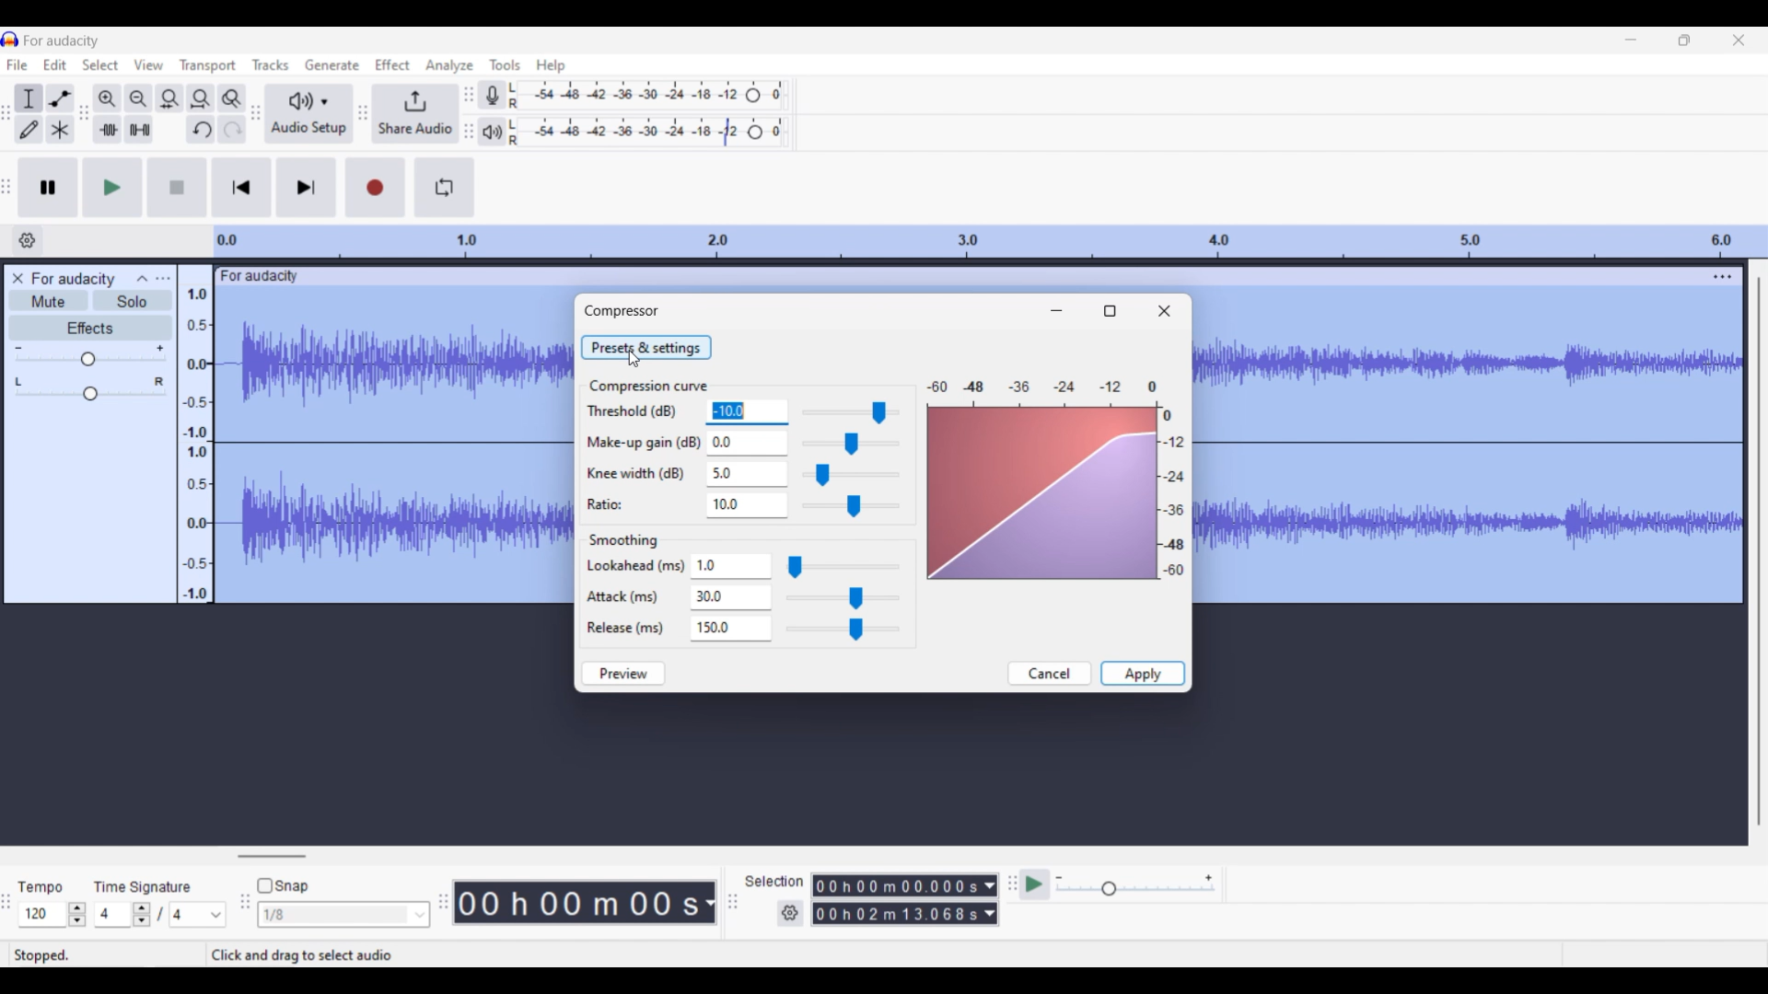  I want to click on Preset and settings, so click(646, 347).